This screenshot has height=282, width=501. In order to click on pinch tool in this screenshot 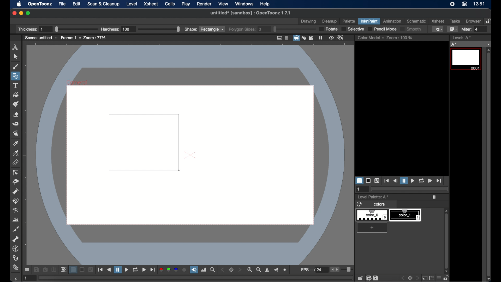, I will do `click(16, 182)`.